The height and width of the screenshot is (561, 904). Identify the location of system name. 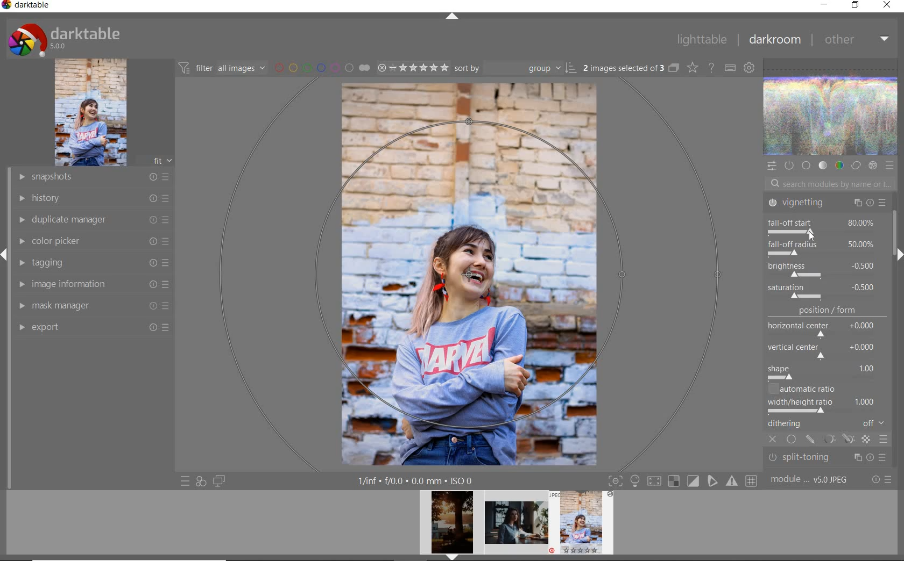
(26, 6).